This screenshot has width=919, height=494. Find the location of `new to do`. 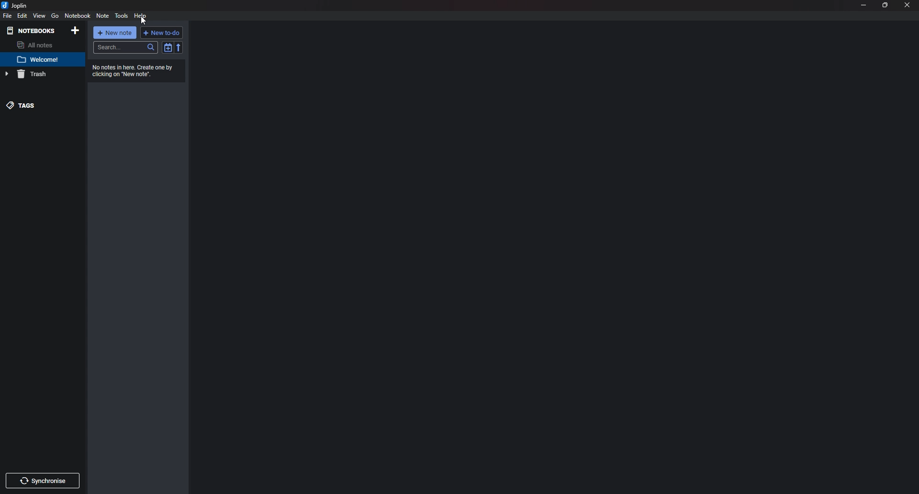

new to do is located at coordinates (162, 32).